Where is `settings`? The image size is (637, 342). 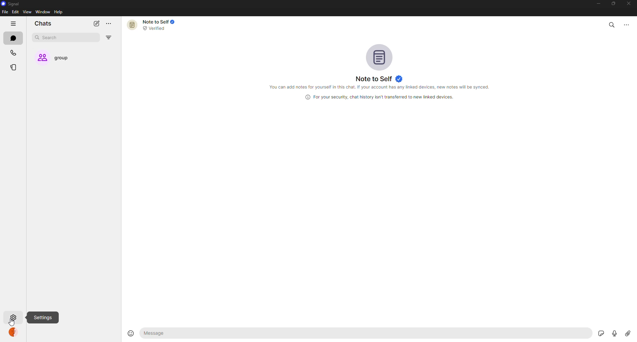 settings is located at coordinates (44, 317).